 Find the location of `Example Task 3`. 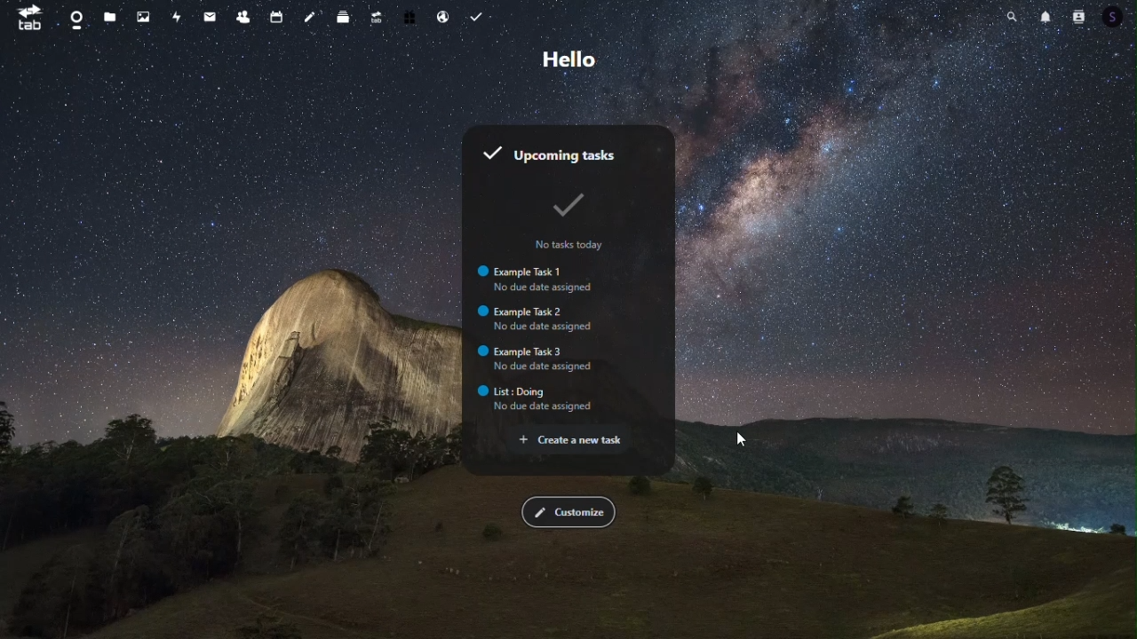

Example Task 3 is located at coordinates (540, 359).